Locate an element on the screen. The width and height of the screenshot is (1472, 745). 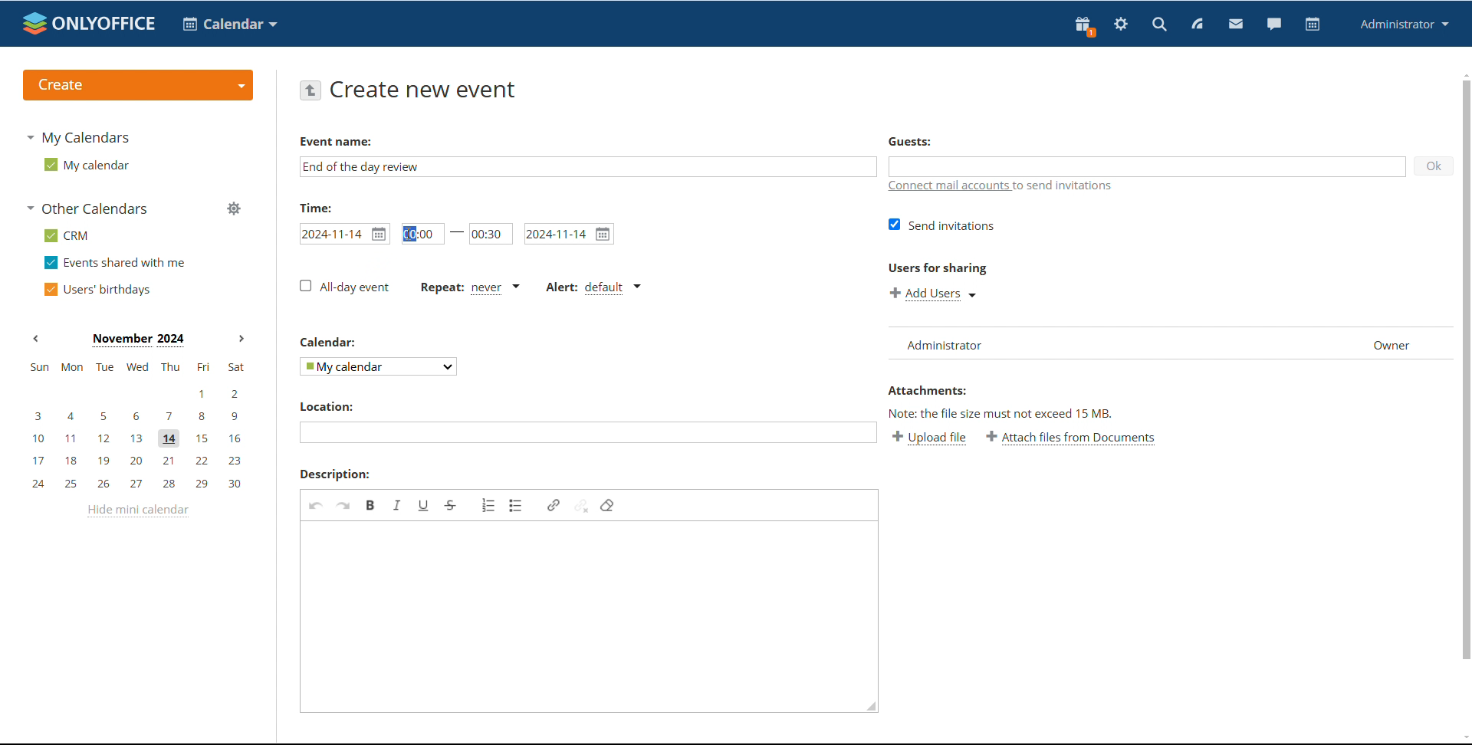
Attachments is located at coordinates (926, 390).